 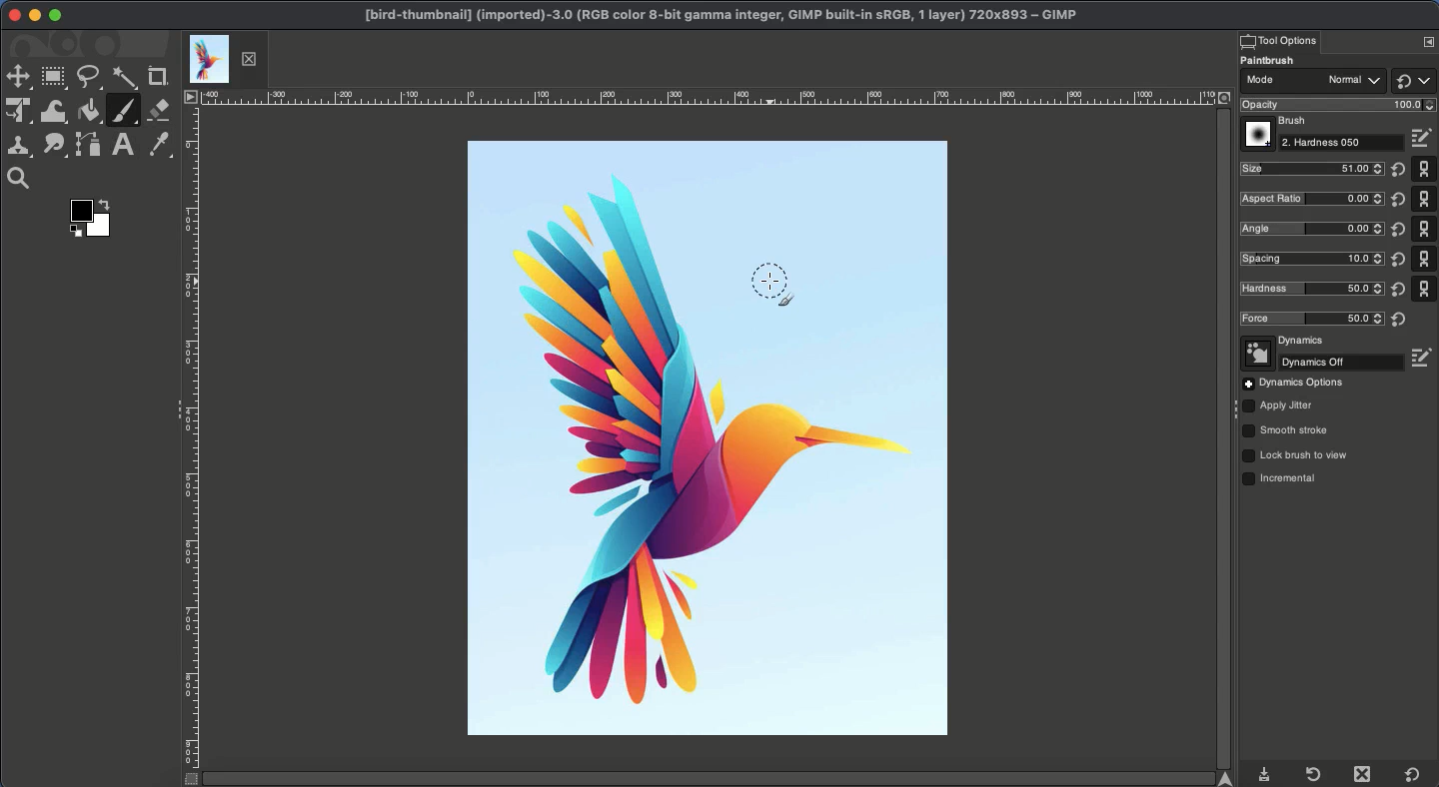 What do you see at coordinates (157, 145) in the screenshot?
I see `Color picker` at bounding box center [157, 145].